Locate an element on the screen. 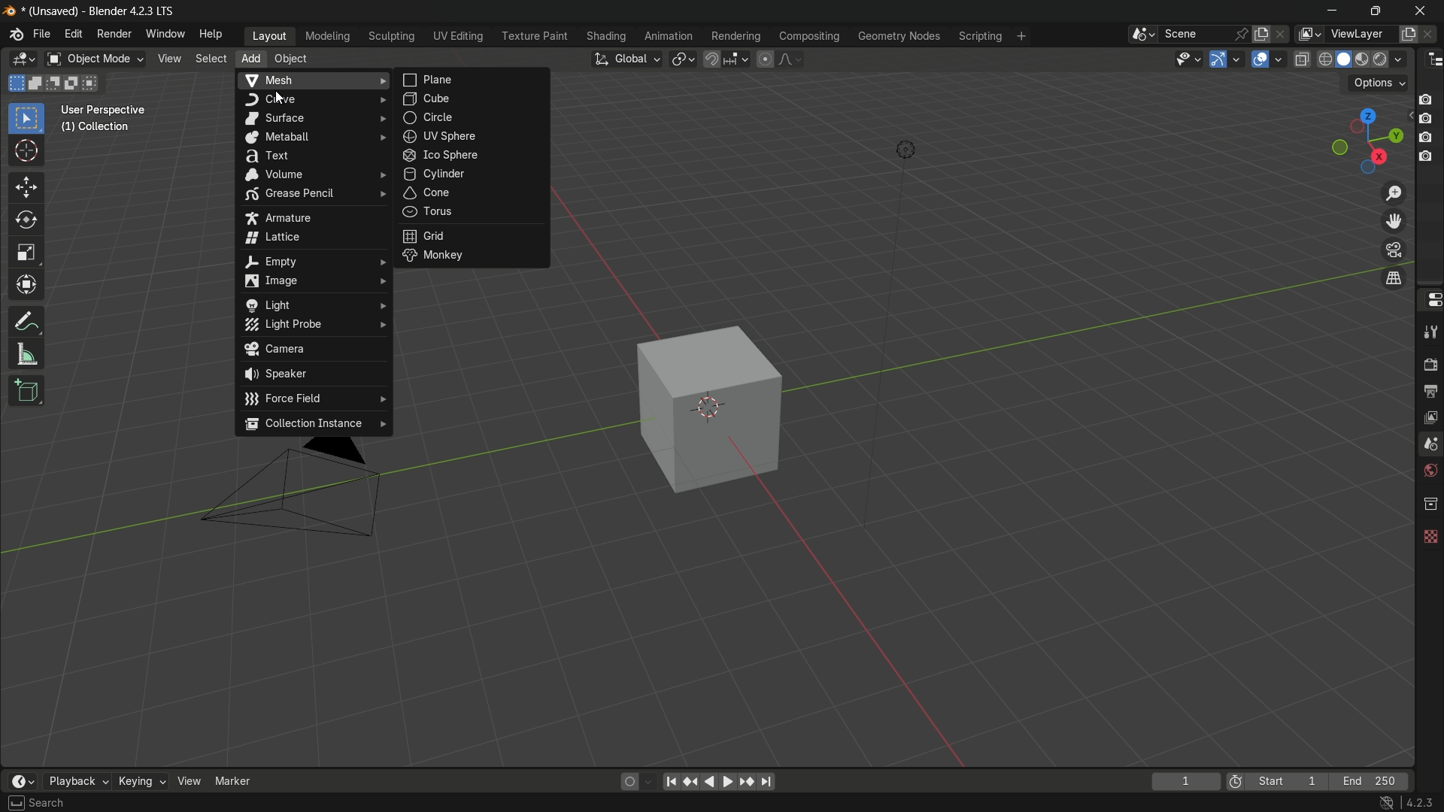 Image resolution: width=1444 pixels, height=812 pixels. window menu is located at coordinates (166, 35).